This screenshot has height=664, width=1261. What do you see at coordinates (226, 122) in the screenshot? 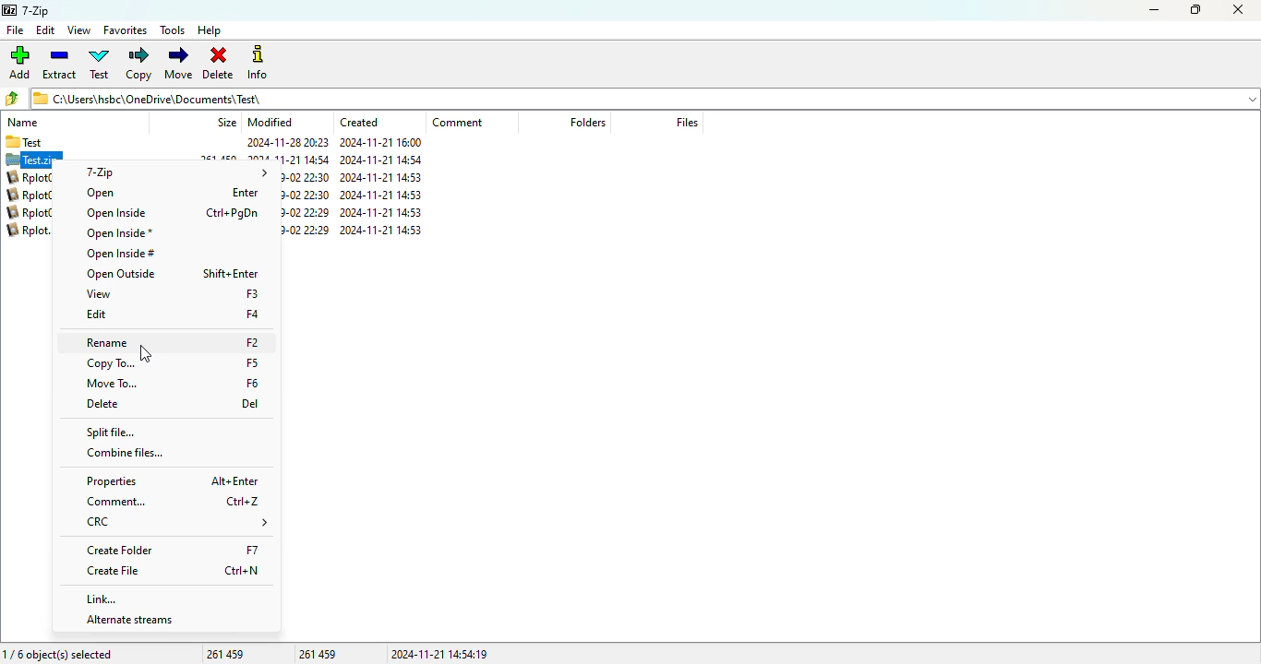
I see `size` at bounding box center [226, 122].